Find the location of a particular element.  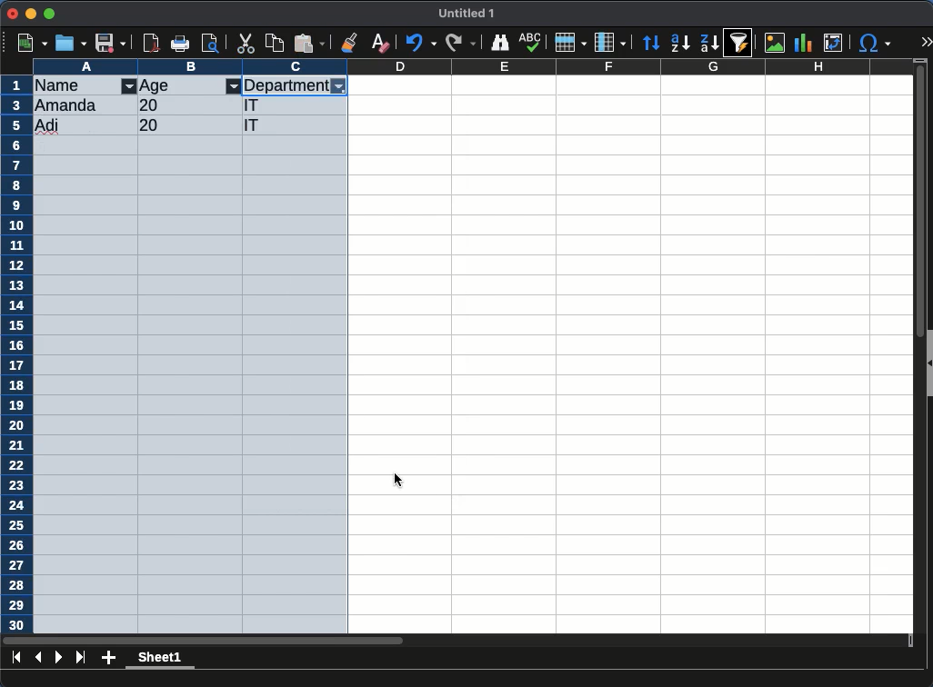

sort is located at coordinates (653, 43).